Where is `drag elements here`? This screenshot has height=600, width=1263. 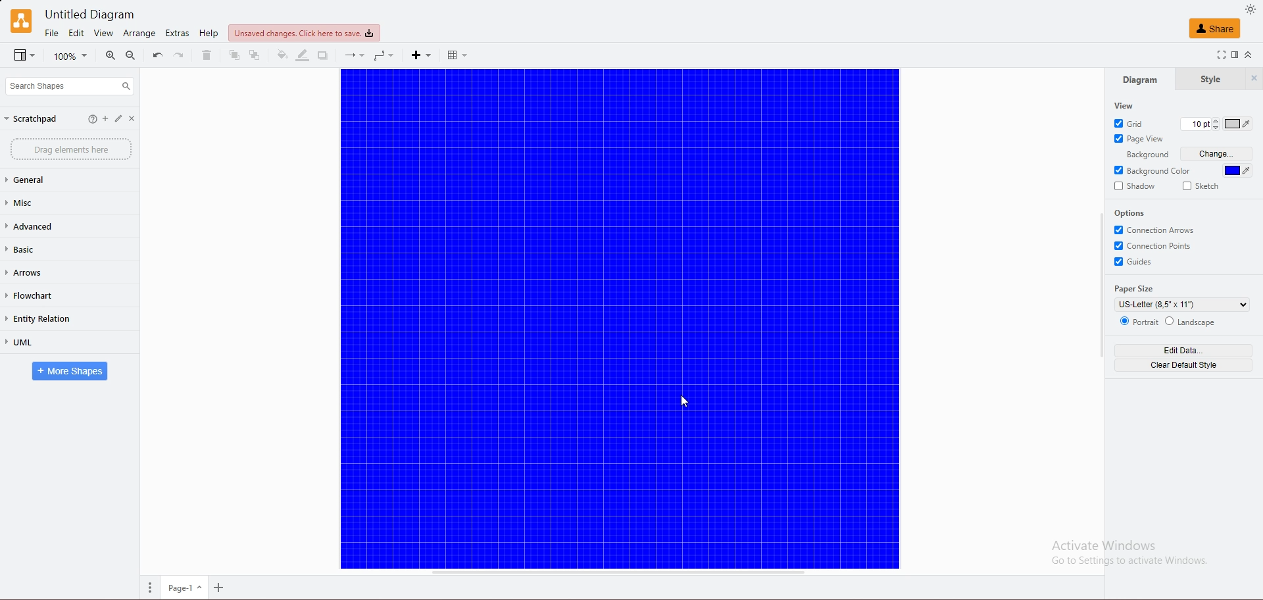
drag elements here is located at coordinates (71, 149).